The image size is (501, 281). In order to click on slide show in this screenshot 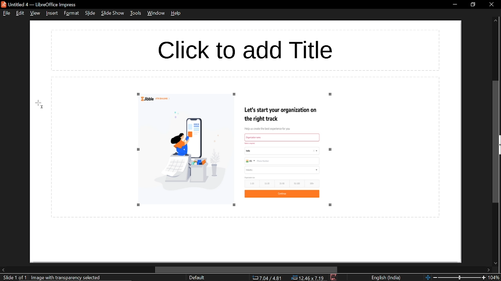, I will do `click(113, 14)`.